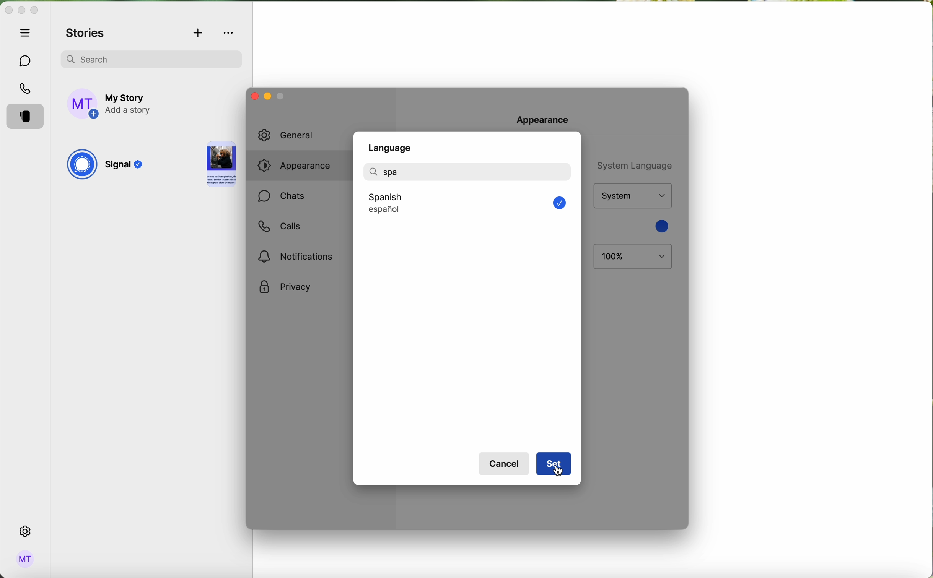  Describe the element at coordinates (83, 104) in the screenshot. I see `profile photo` at that location.